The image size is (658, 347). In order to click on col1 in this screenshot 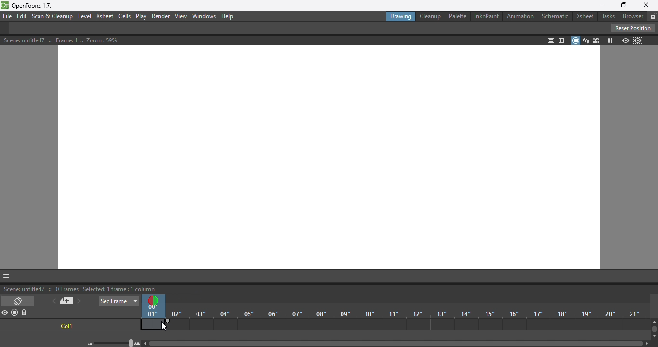, I will do `click(66, 326)`.